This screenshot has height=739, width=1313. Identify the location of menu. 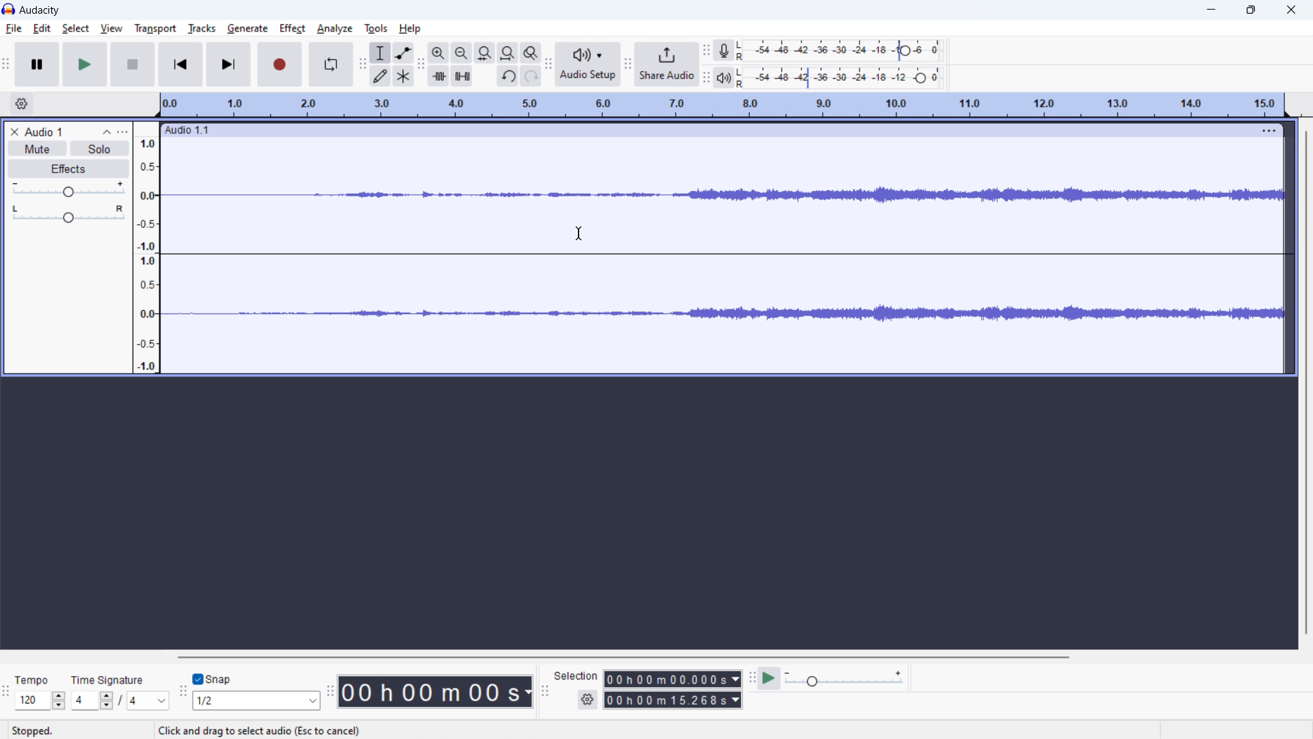
(1269, 130).